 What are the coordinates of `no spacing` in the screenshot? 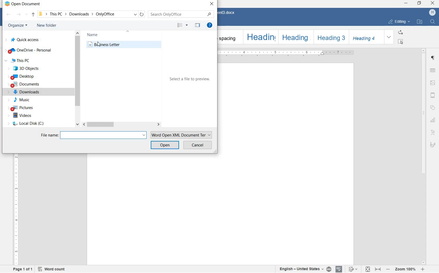 It's located at (228, 37).